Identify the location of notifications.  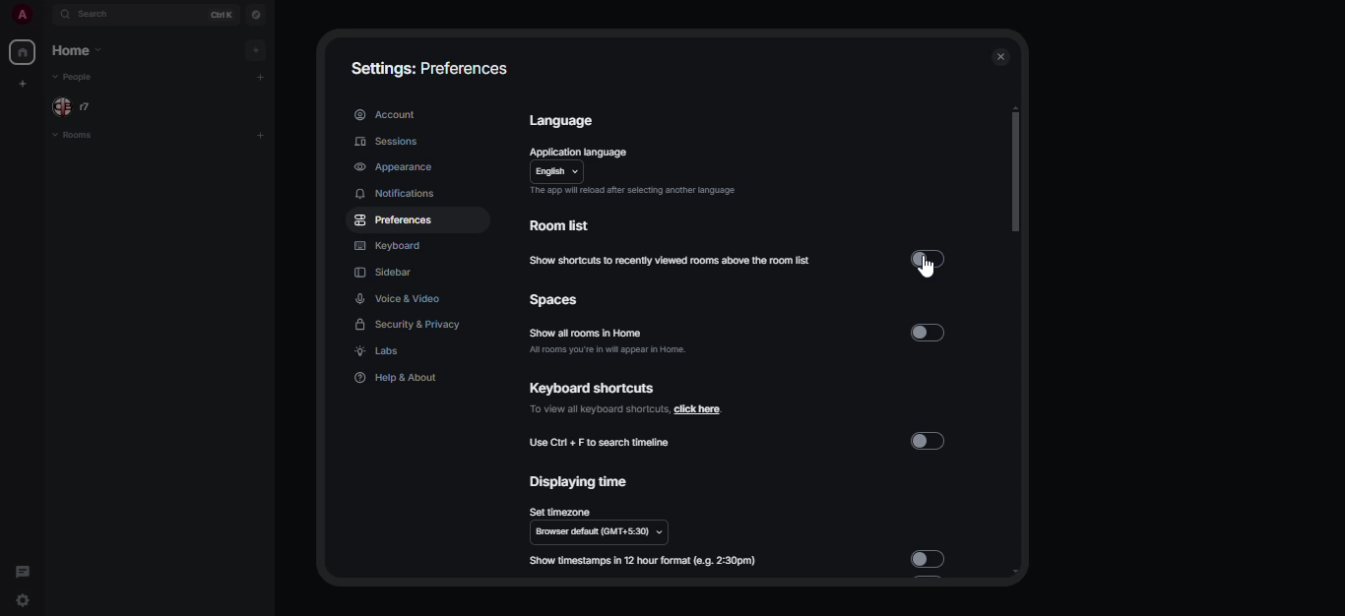
(396, 193).